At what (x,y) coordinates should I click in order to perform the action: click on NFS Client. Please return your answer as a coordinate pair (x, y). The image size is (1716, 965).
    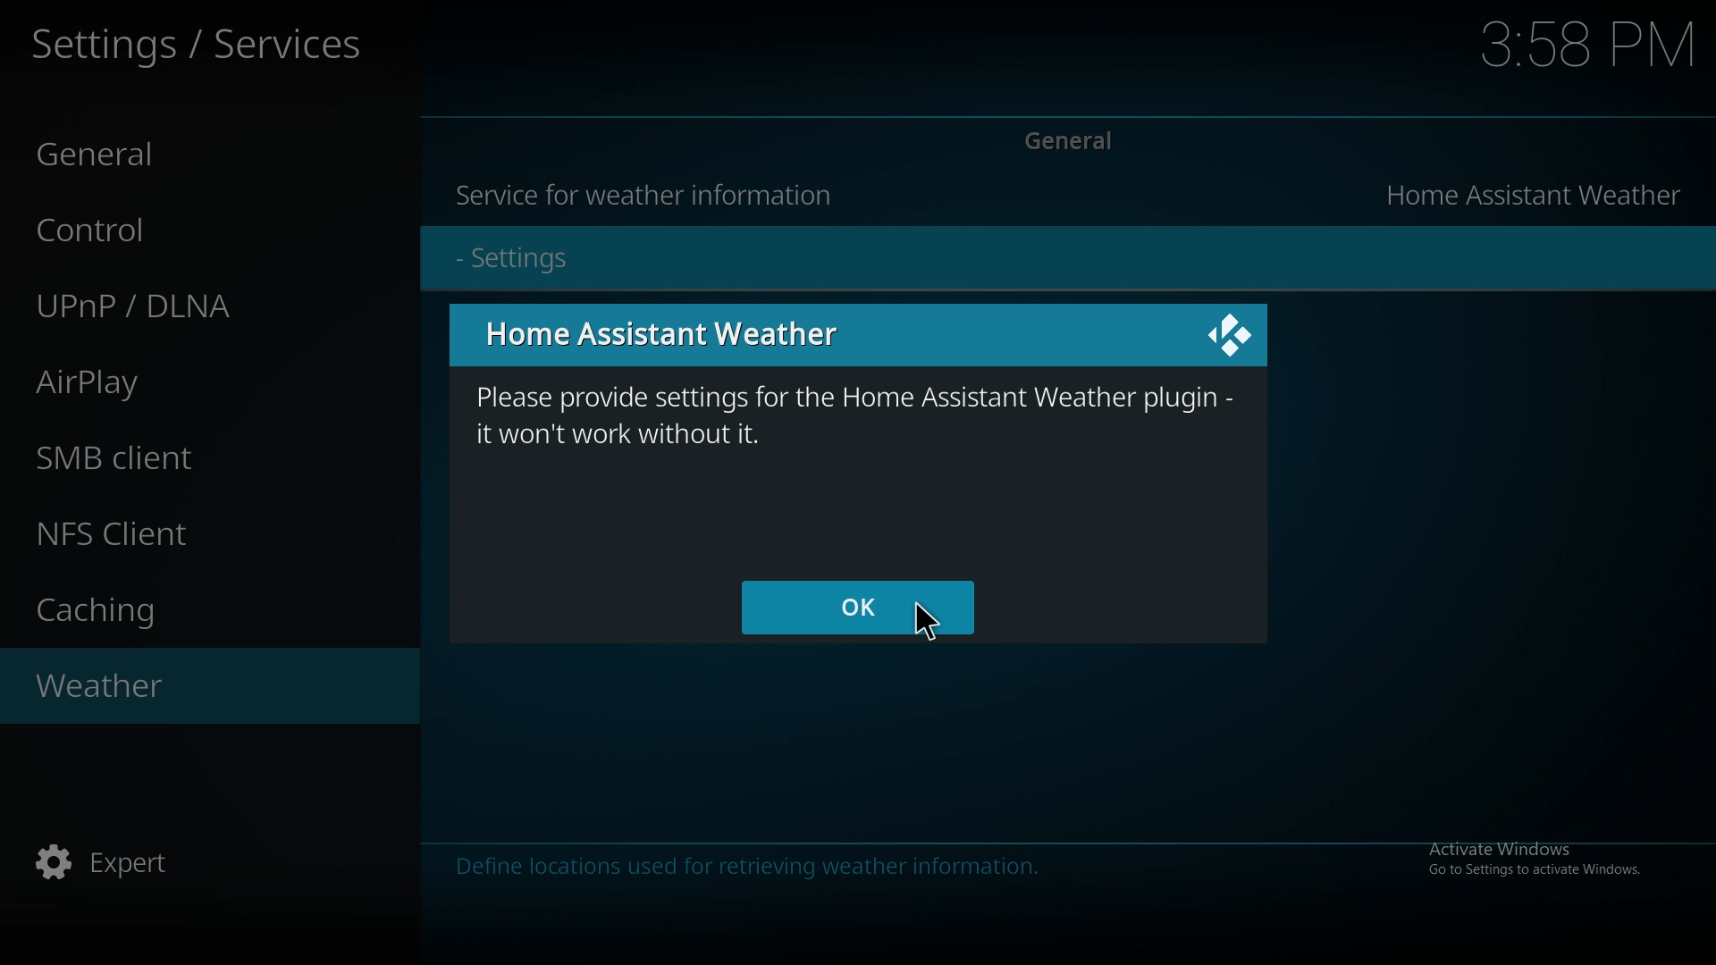
    Looking at the image, I should click on (125, 539).